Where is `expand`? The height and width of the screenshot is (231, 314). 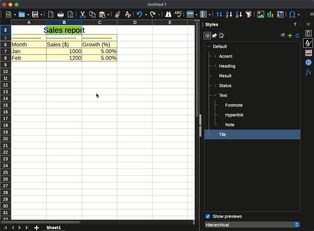 expand is located at coordinates (199, 126).